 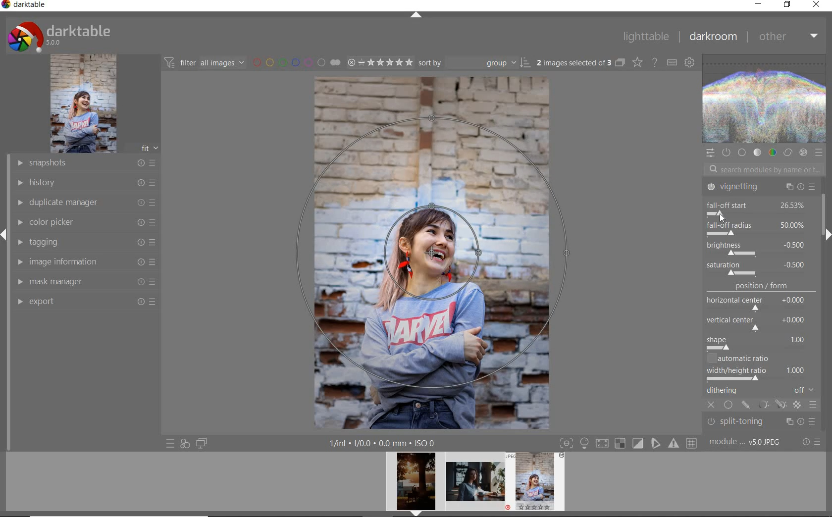 I want to click on blending options, so click(x=813, y=406).